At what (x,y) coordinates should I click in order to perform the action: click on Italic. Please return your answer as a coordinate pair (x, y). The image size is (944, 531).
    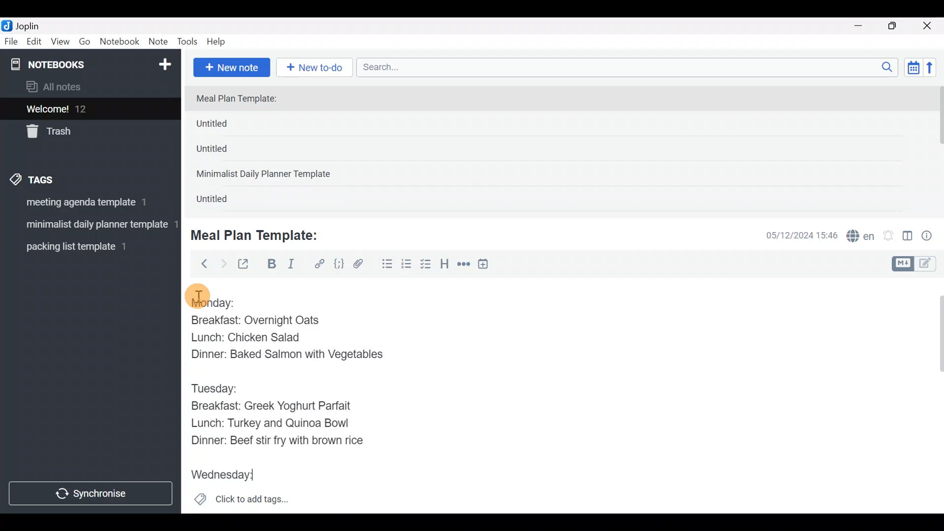
    Looking at the image, I should click on (290, 266).